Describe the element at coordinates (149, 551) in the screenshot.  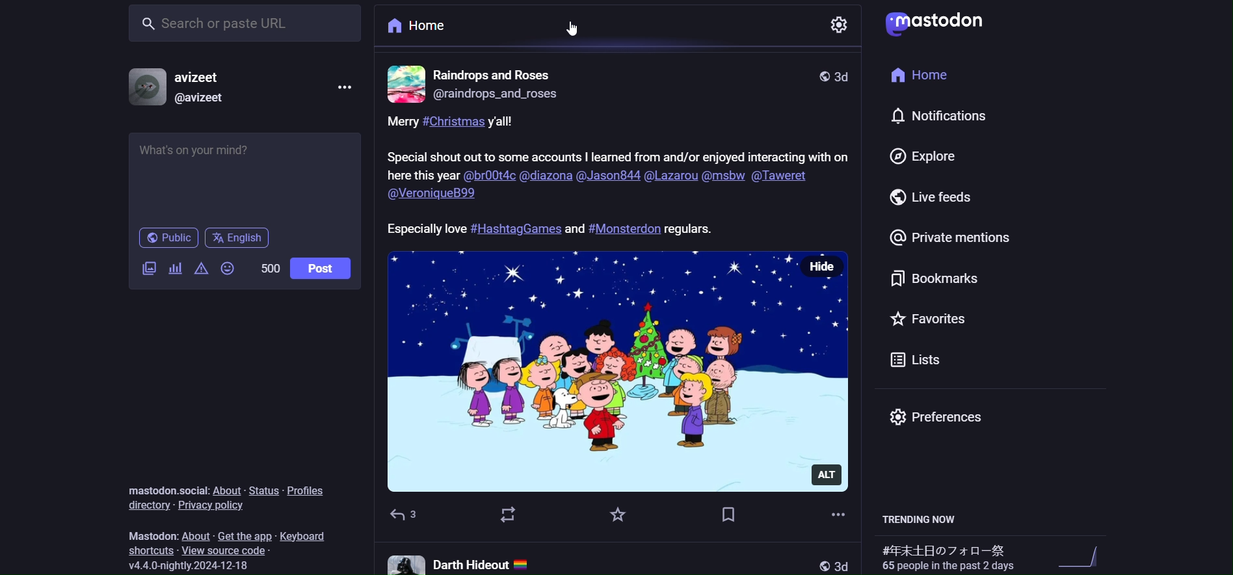
I see `shortcut` at that location.